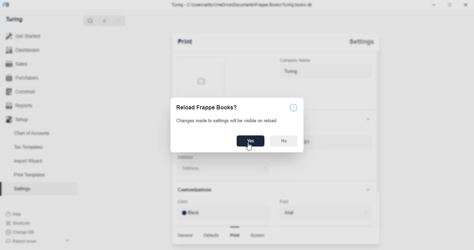 This screenshot has width=474, height=250. I want to click on Address, so click(187, 157).